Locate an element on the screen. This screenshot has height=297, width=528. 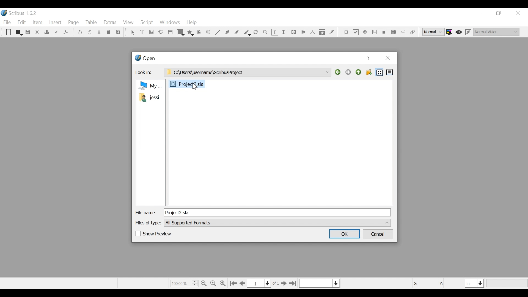
Freehand line is located at coordinates (237, 32).